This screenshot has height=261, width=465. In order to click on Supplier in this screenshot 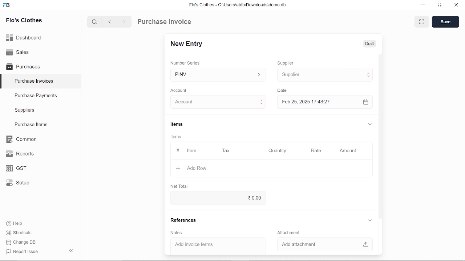, I will do `click(290, 62)`.